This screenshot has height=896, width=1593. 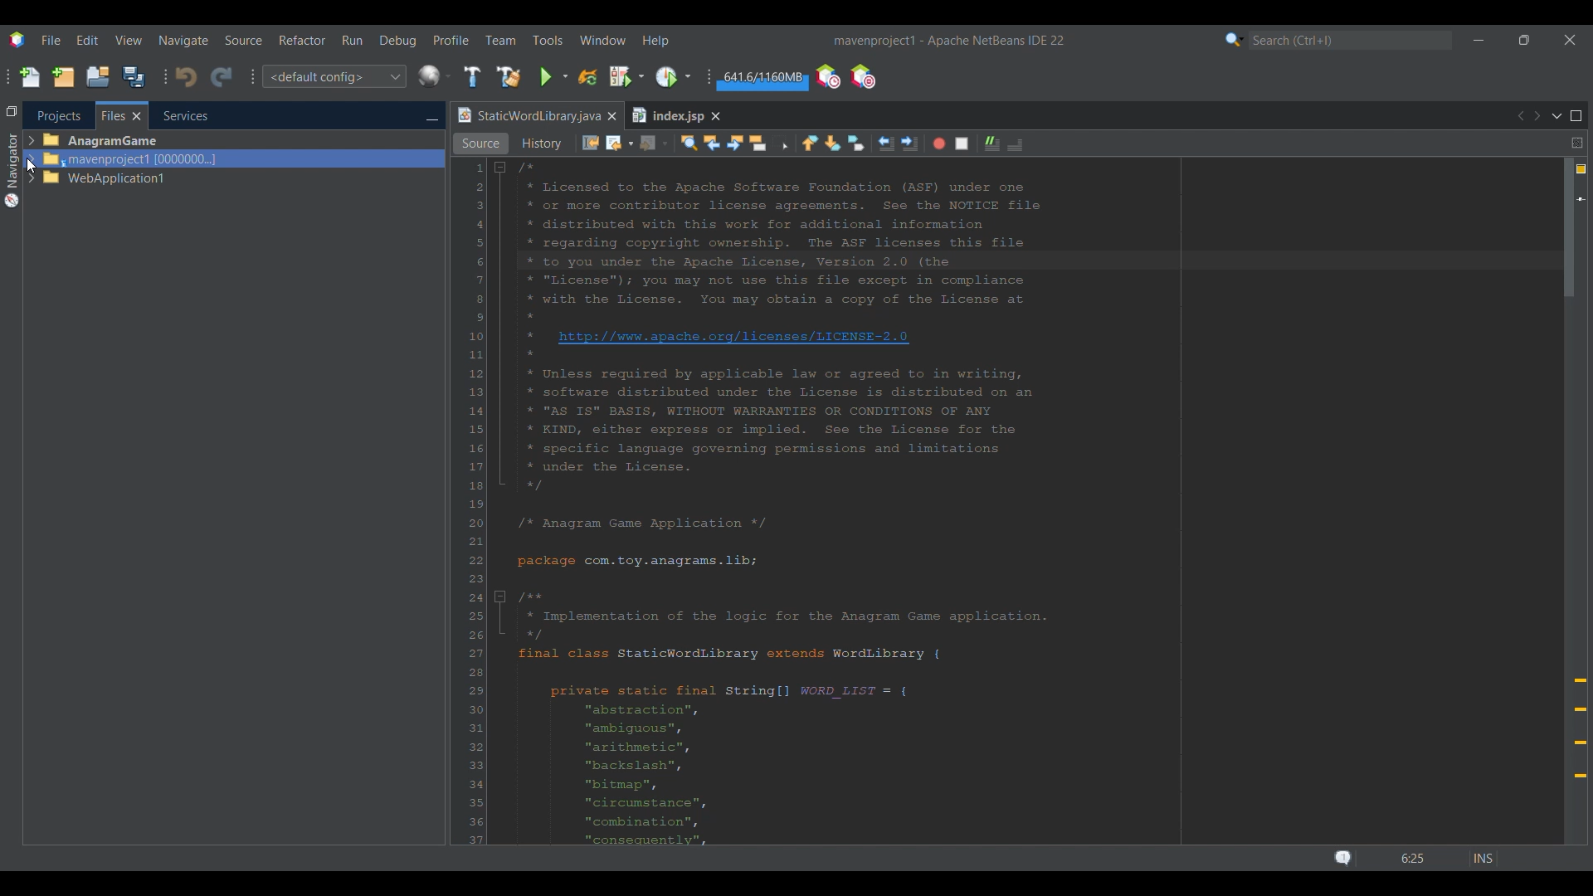 What do you see at coordinates (1016, 144) in the screenshot?
I see `Uncomment` at bounding box center [1016, 144].